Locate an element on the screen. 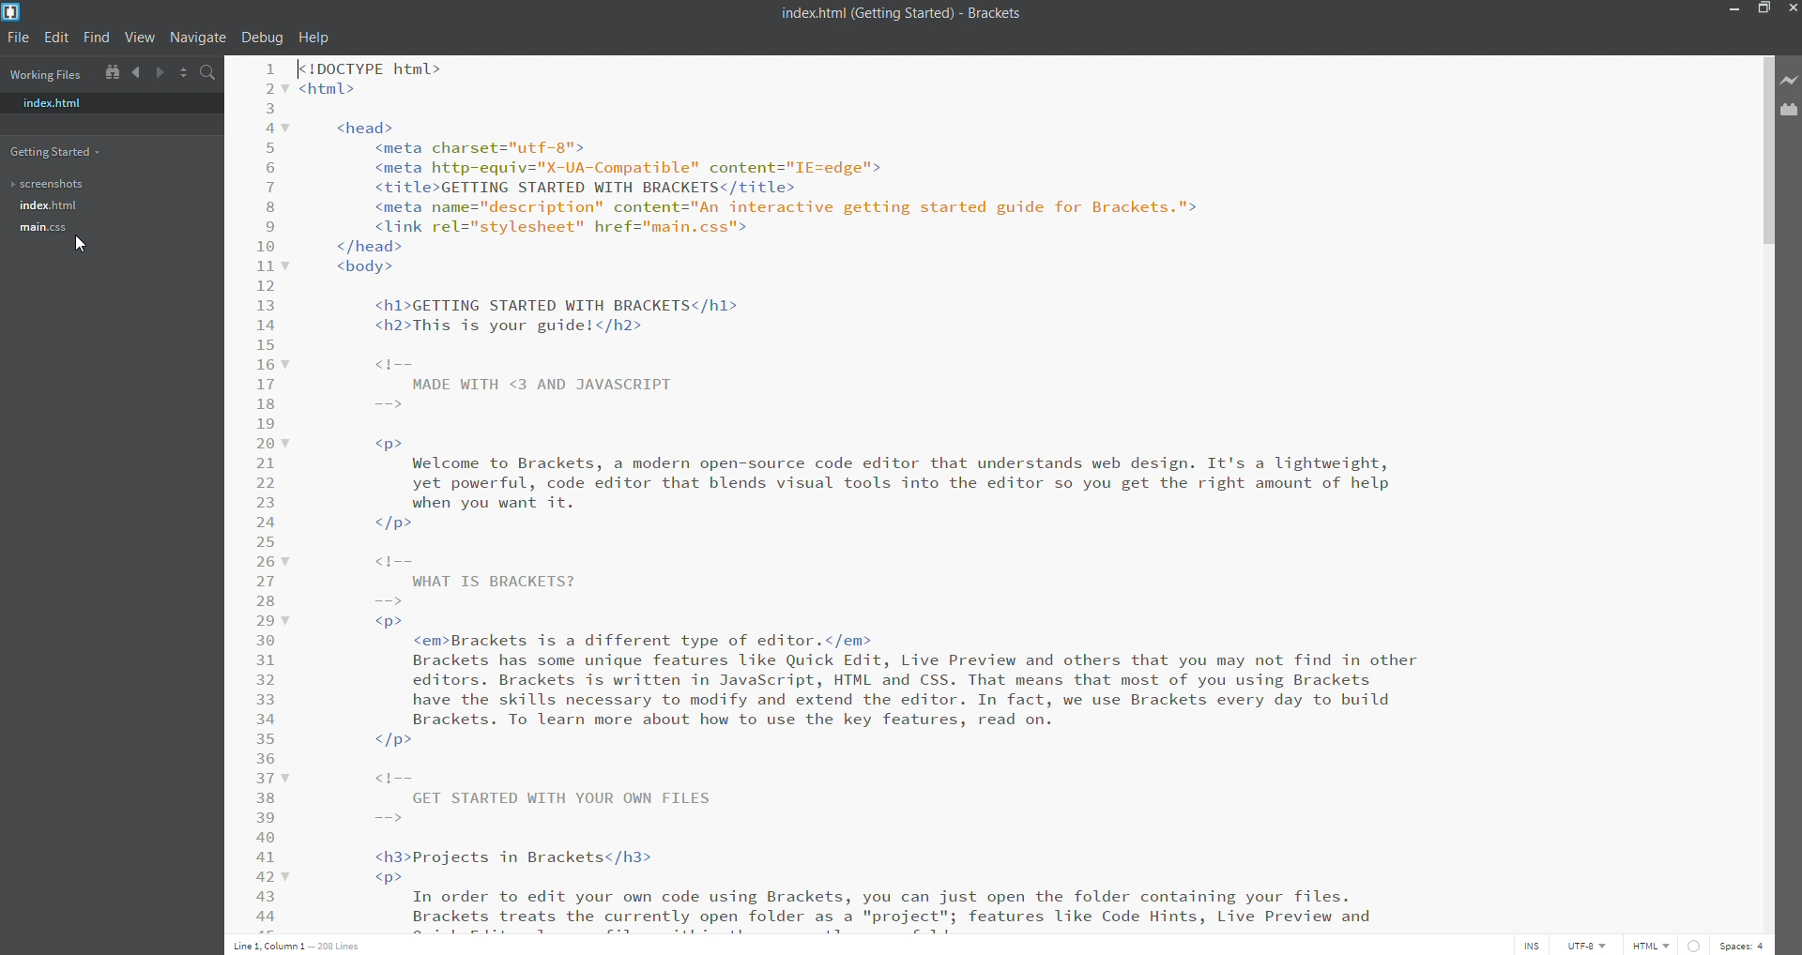  maximize/restore is located at coordinates (1763, 10).